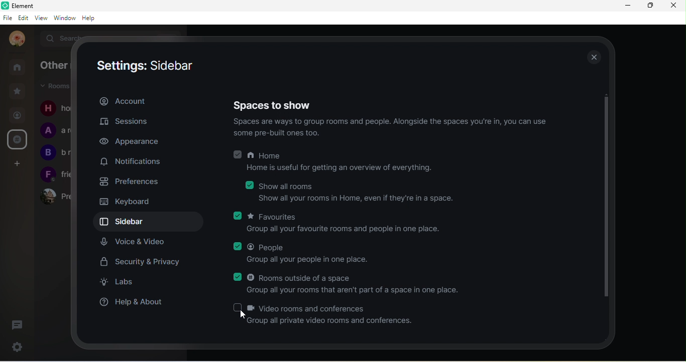  What do you see at coordinates (338, 163) in the screenshot?
I see `home` at bounding box center [338, 163].